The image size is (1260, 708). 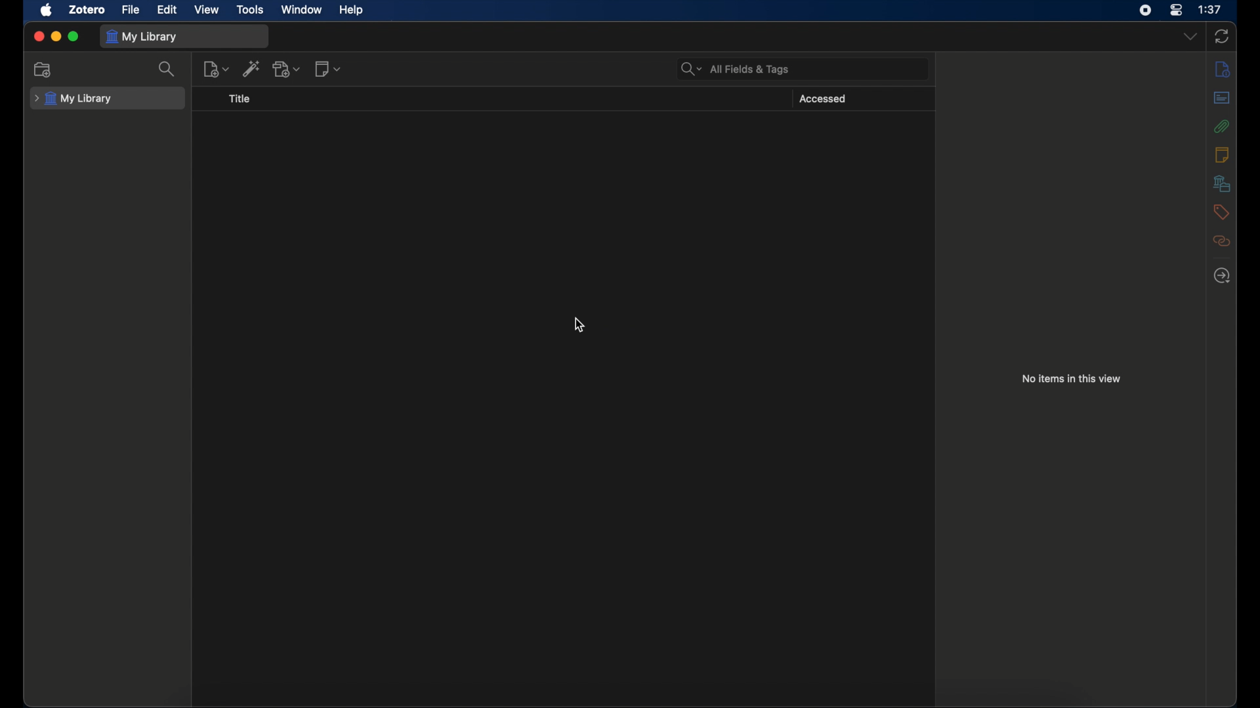 I want to click on close, so click(x=37, y=36).